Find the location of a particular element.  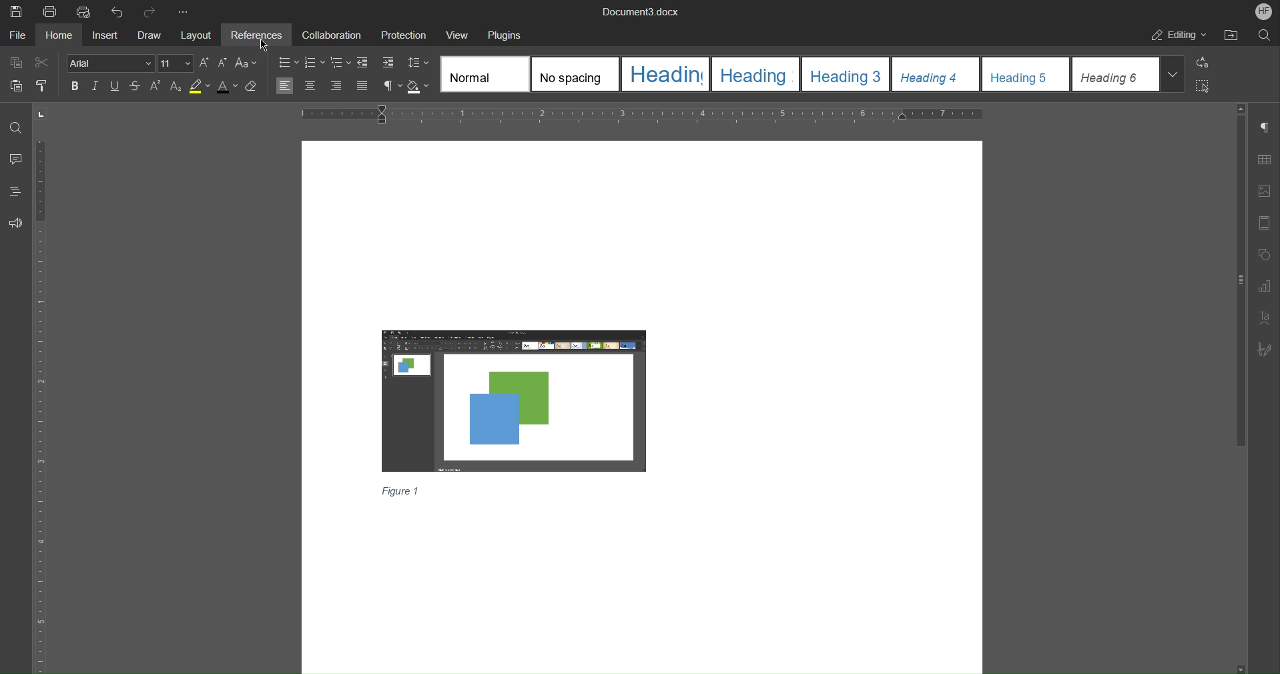

Heading 6 is located at coordinates (1114, 75).